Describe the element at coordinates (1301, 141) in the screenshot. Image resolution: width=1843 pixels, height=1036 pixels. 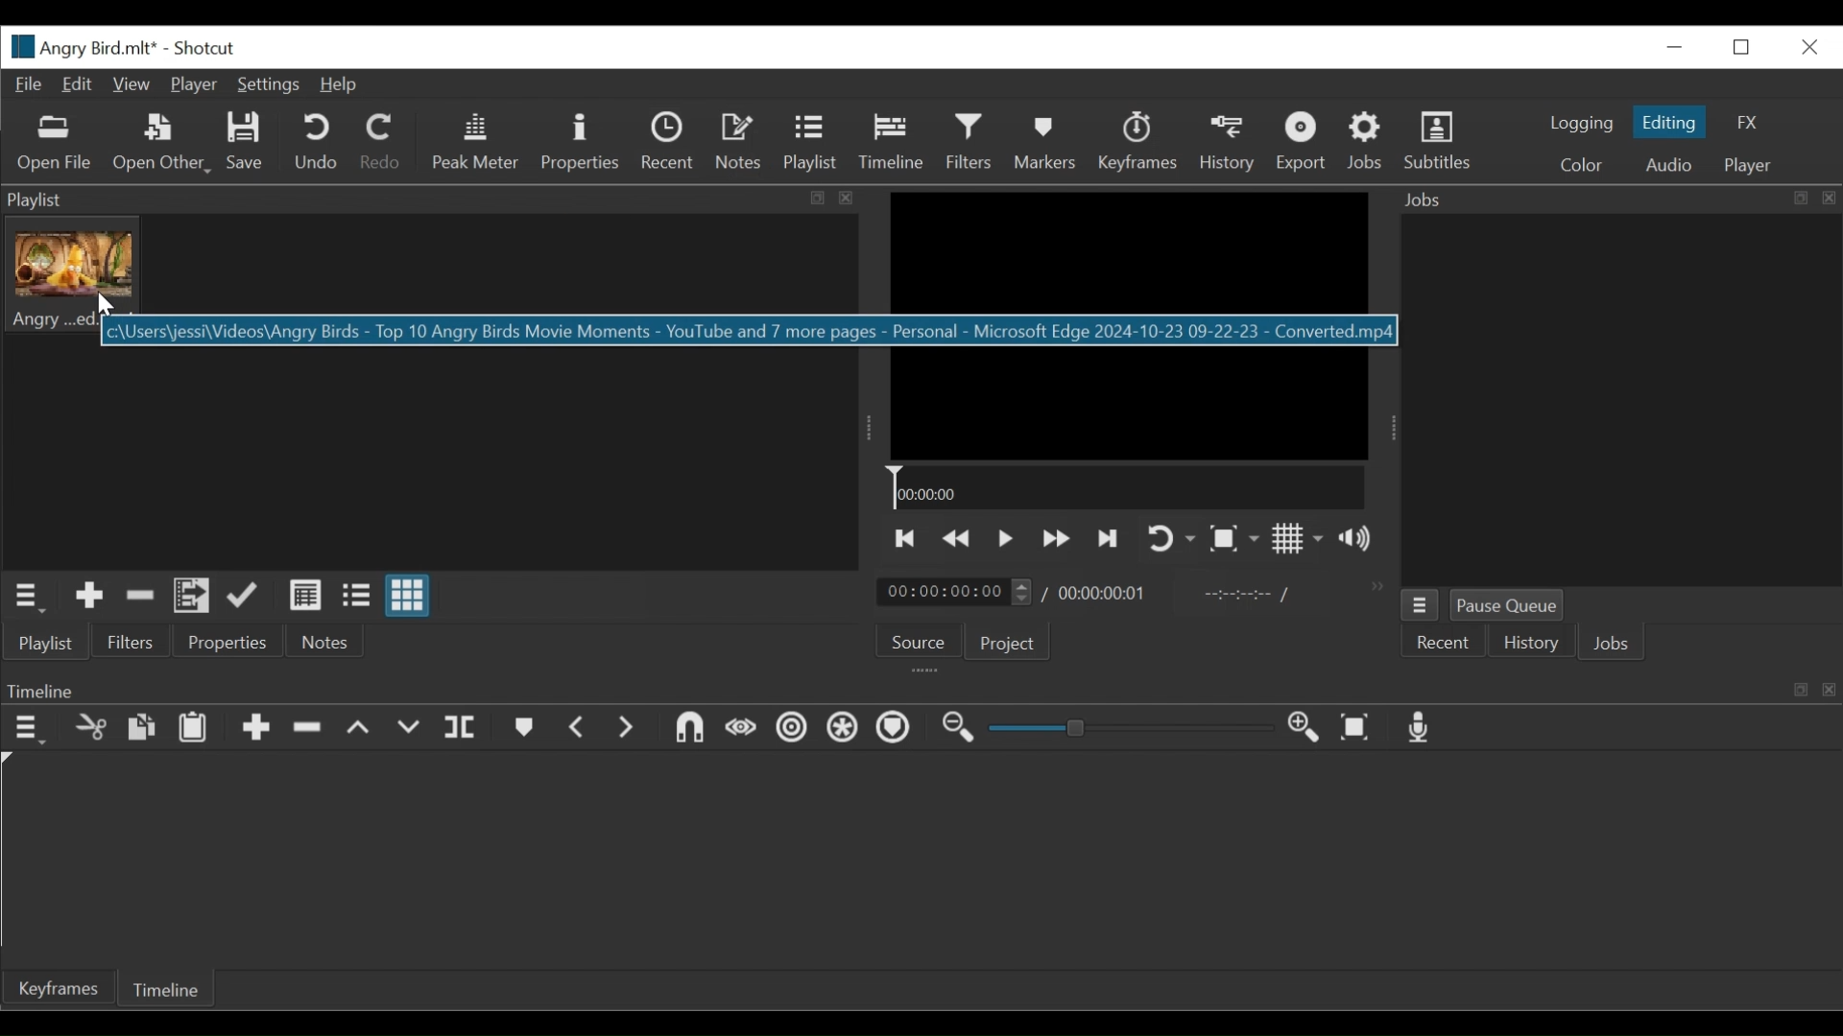
I see `Export` at that location.